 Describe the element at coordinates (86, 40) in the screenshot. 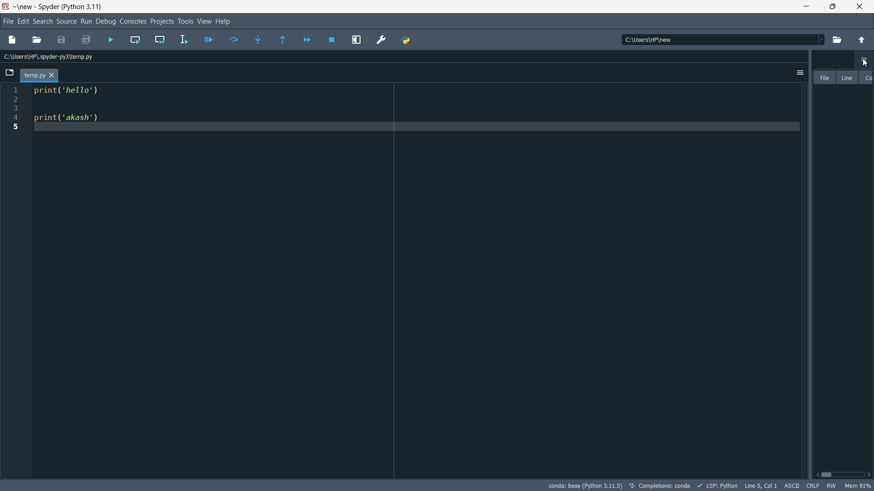

I see `save all files` at that location.